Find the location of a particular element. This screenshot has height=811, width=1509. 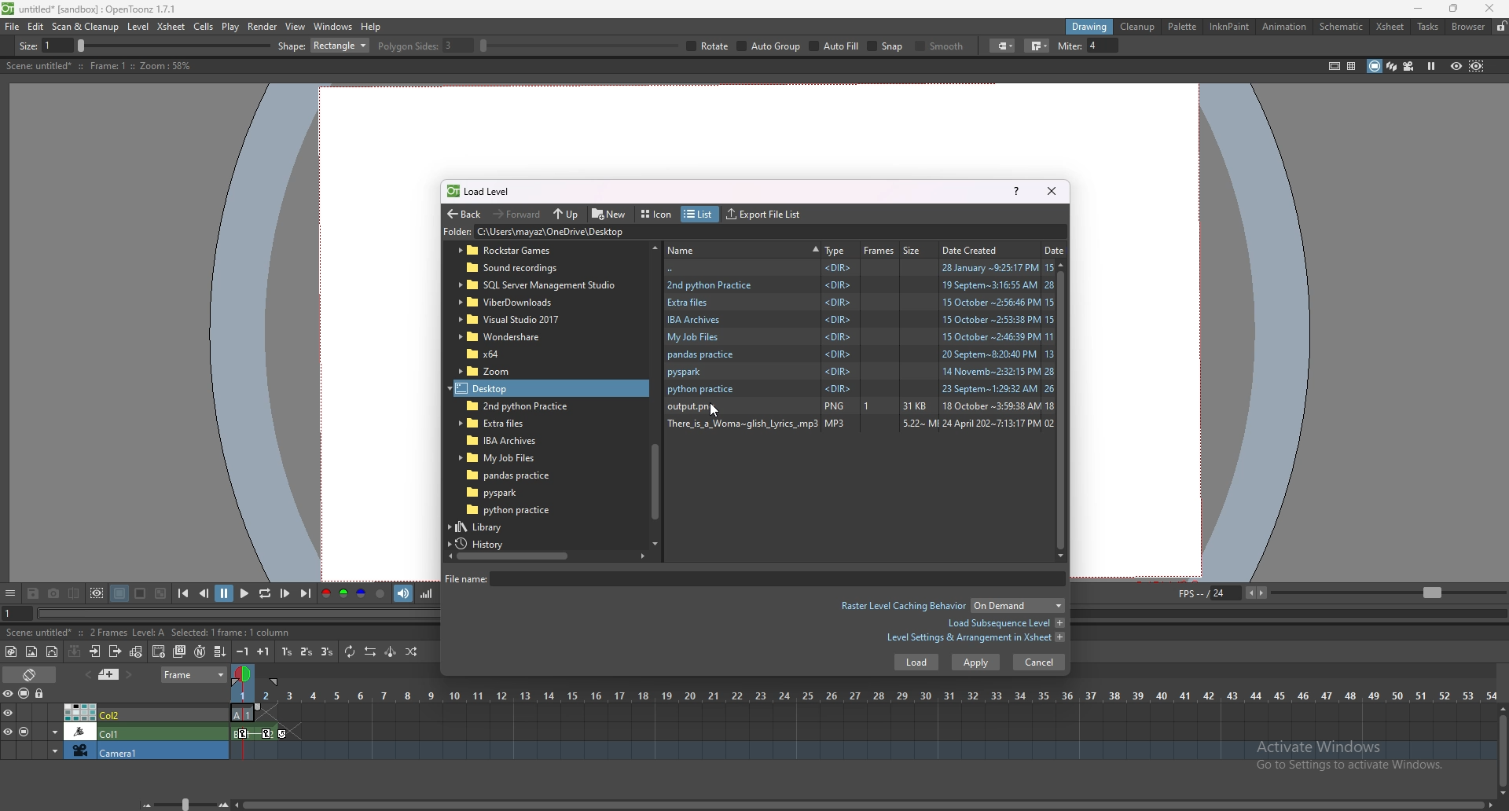

field guide is located at coordinates (1352, 66).